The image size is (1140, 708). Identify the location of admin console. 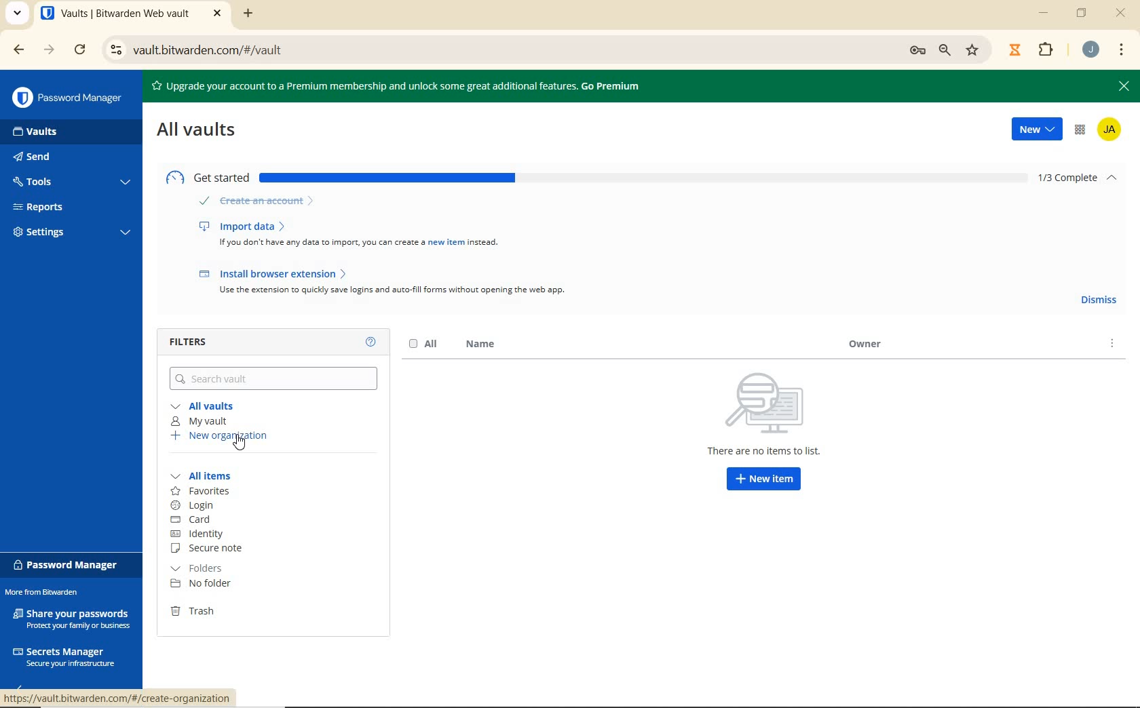
(1080, 132).